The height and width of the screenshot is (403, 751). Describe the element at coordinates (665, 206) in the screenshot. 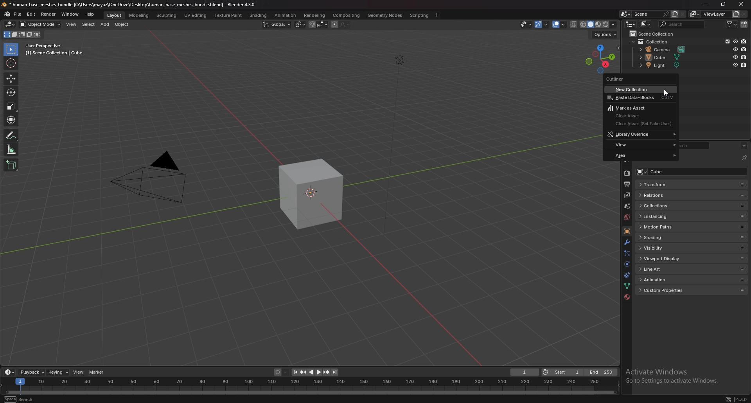

I see `collections` at that location.